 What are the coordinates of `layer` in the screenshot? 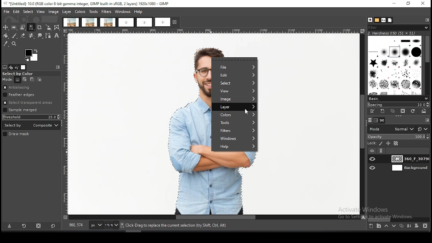 It's located at (409, 168).